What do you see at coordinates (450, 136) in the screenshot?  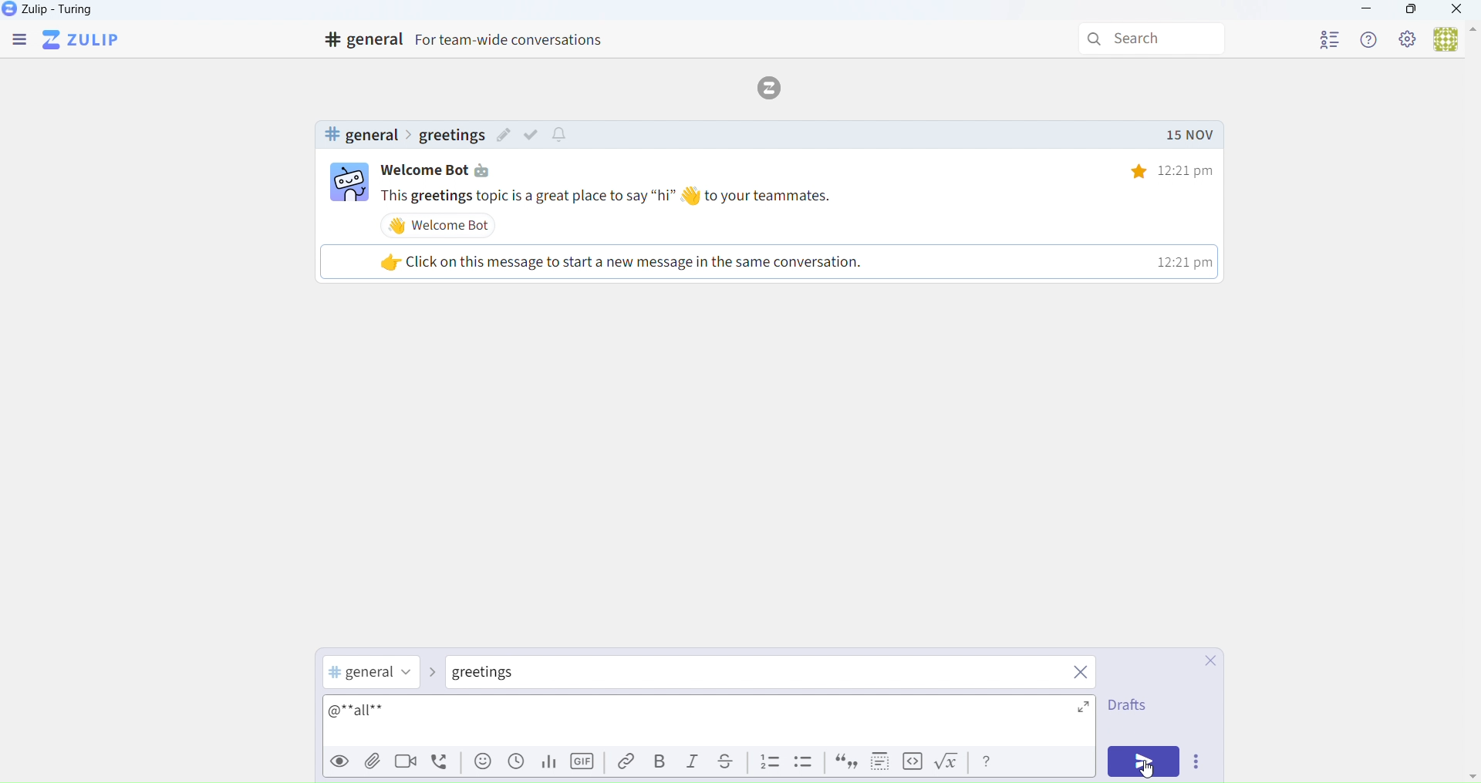 I see `greetings` at bounding box center [450, 136].